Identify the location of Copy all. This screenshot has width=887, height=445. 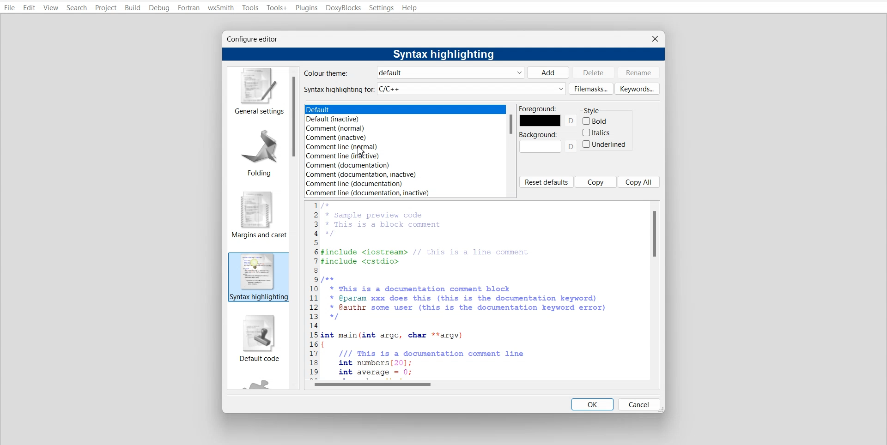
(639, 181).